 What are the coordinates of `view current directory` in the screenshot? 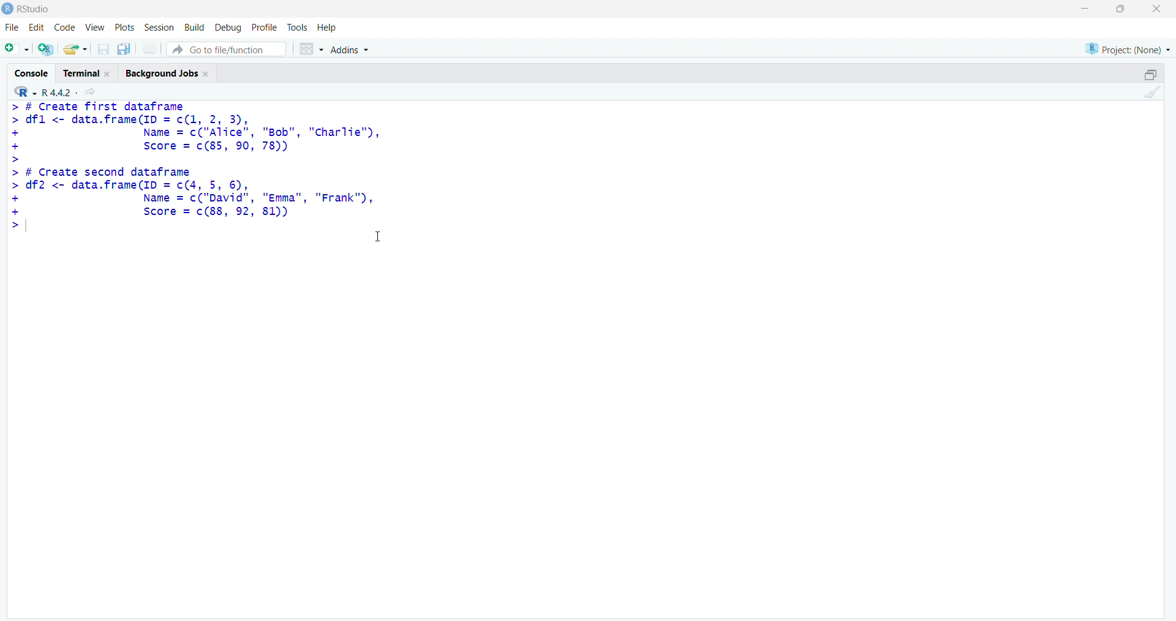 It's located at (89, 91).